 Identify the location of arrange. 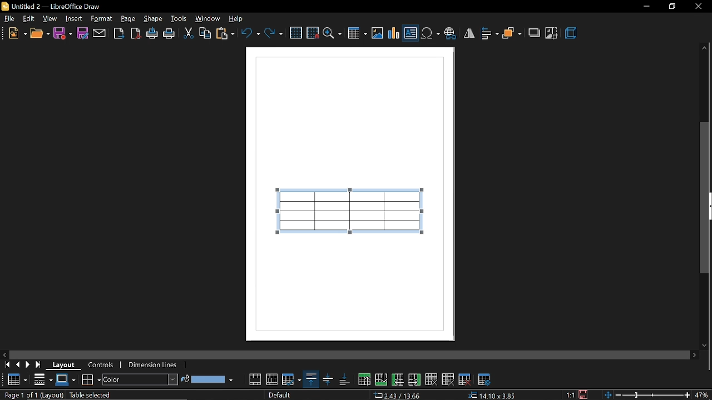
(512, 32).